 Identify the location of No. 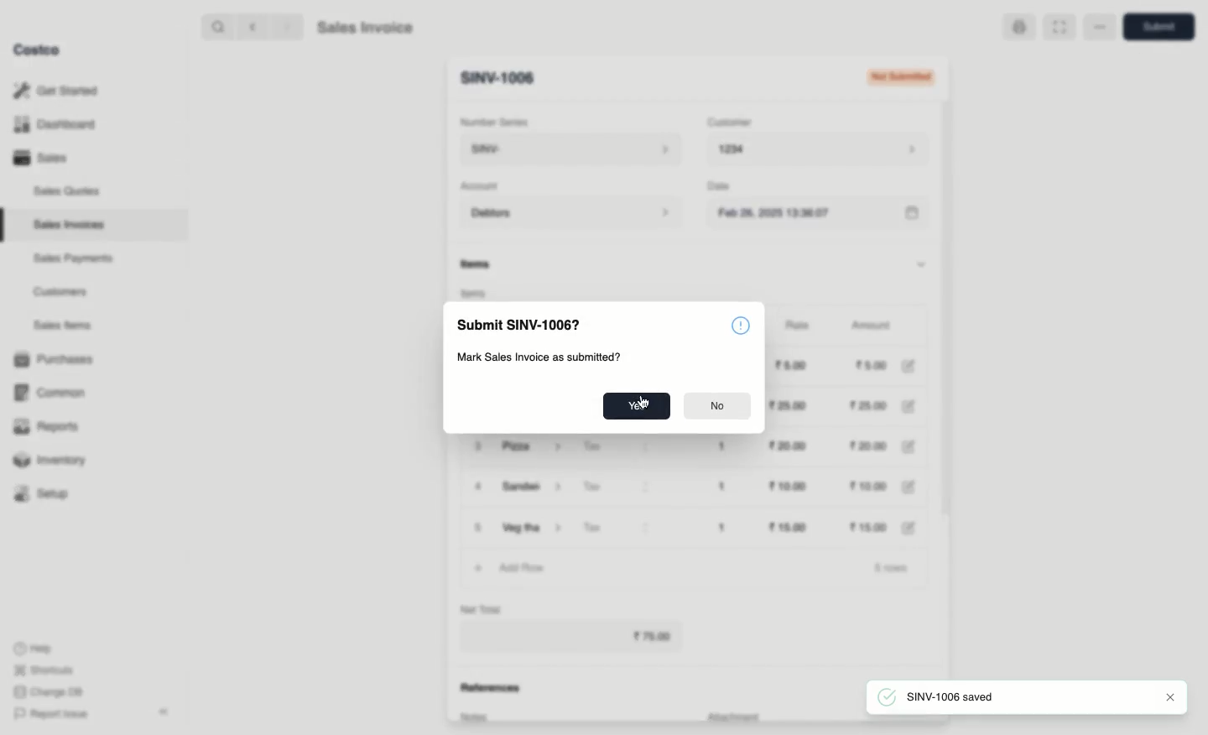
(717, 408).